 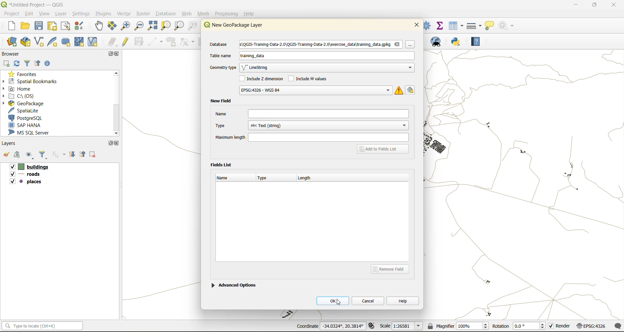 What do you see at coordinates (109, 54) in the screenshot?
I see `maximize` at bounding box center [109, 54].